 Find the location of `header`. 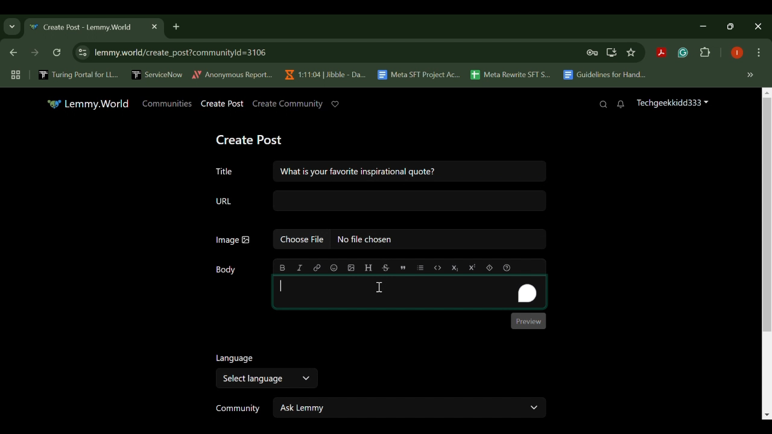

header is located at coordinates (368, 268).